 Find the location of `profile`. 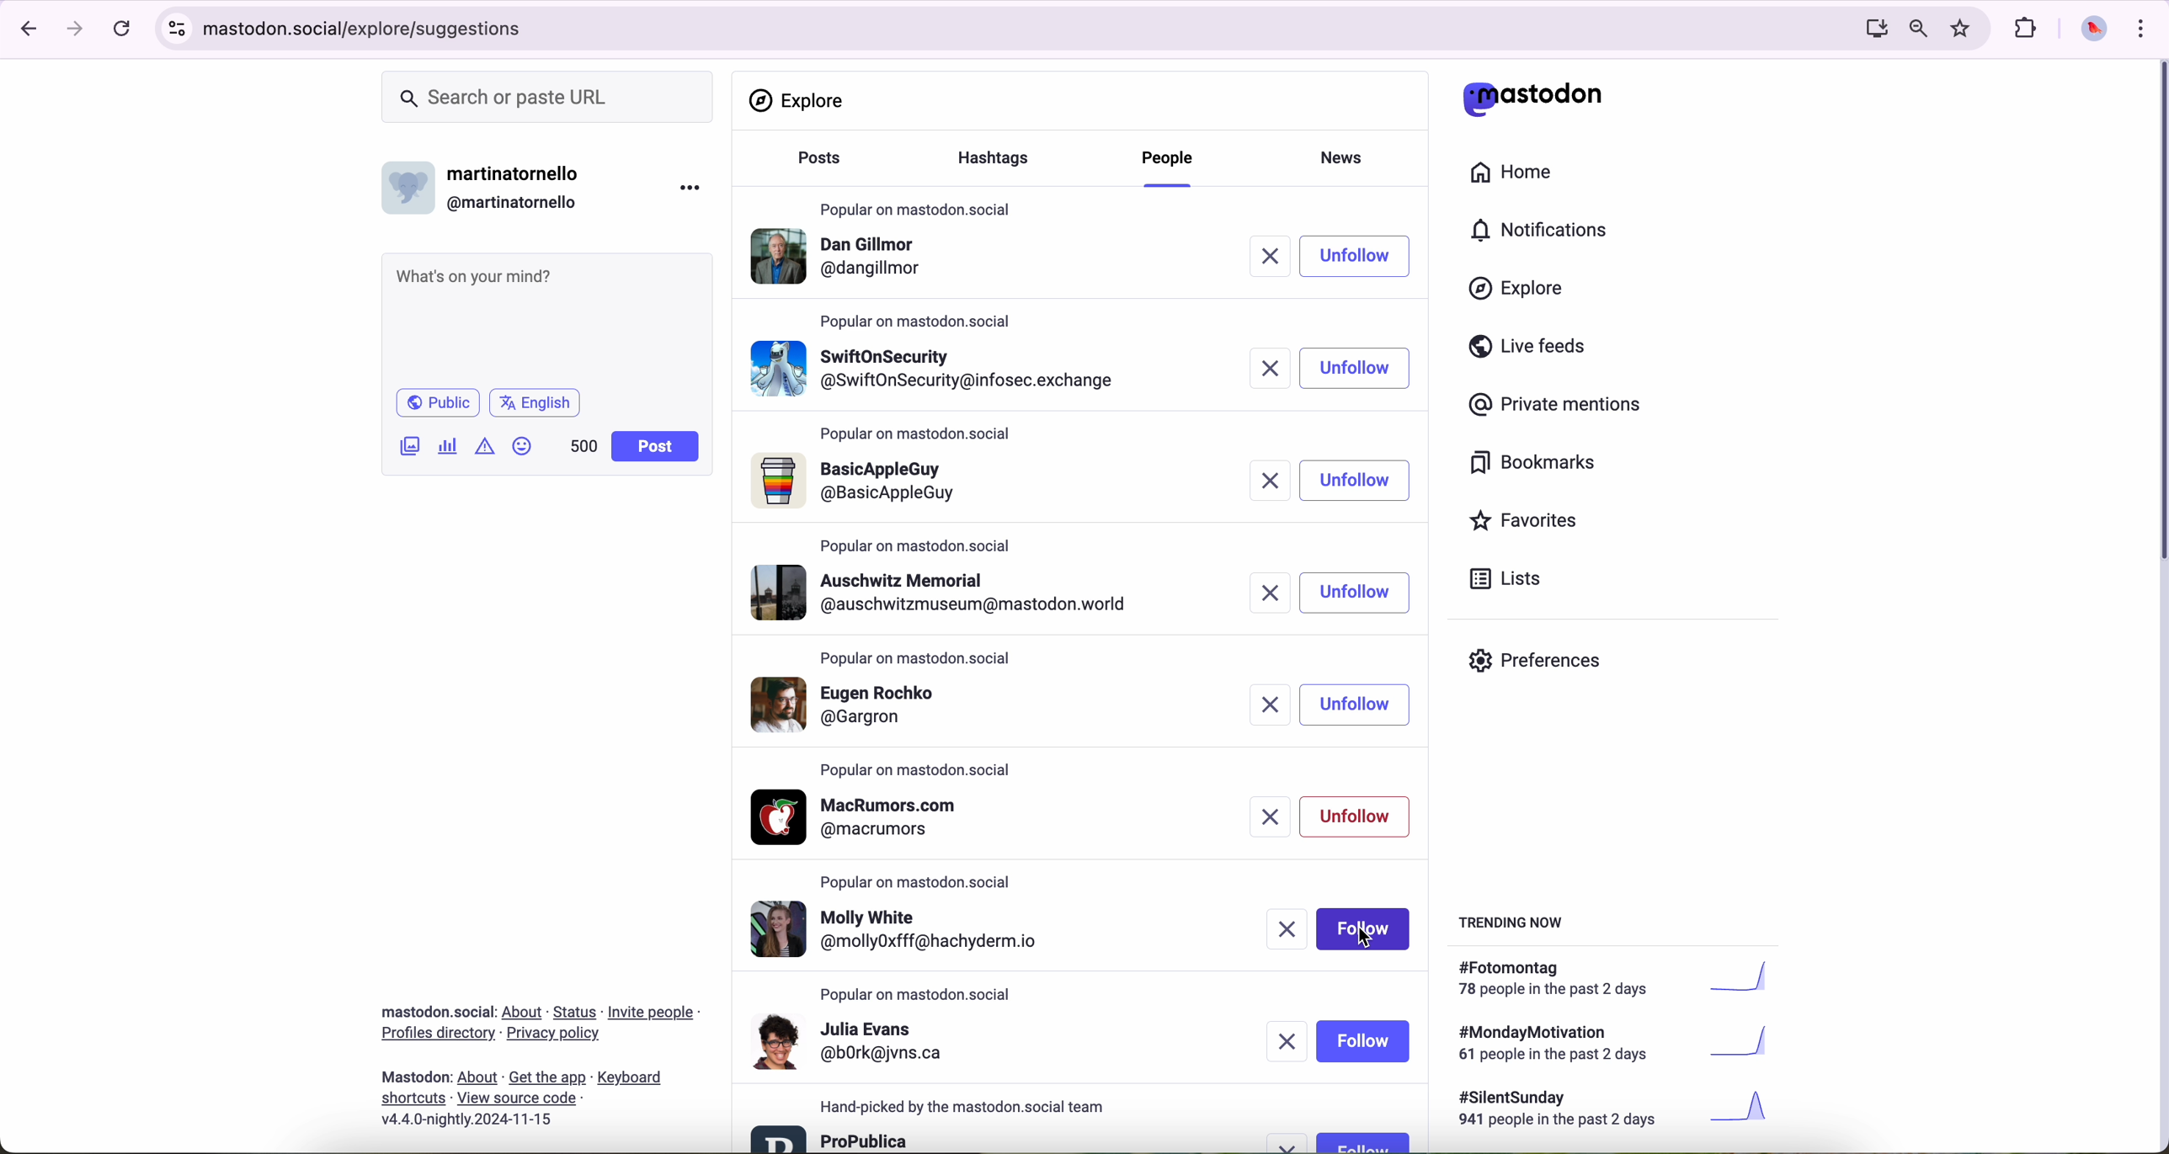

profile is located at coordinates (866, 817).